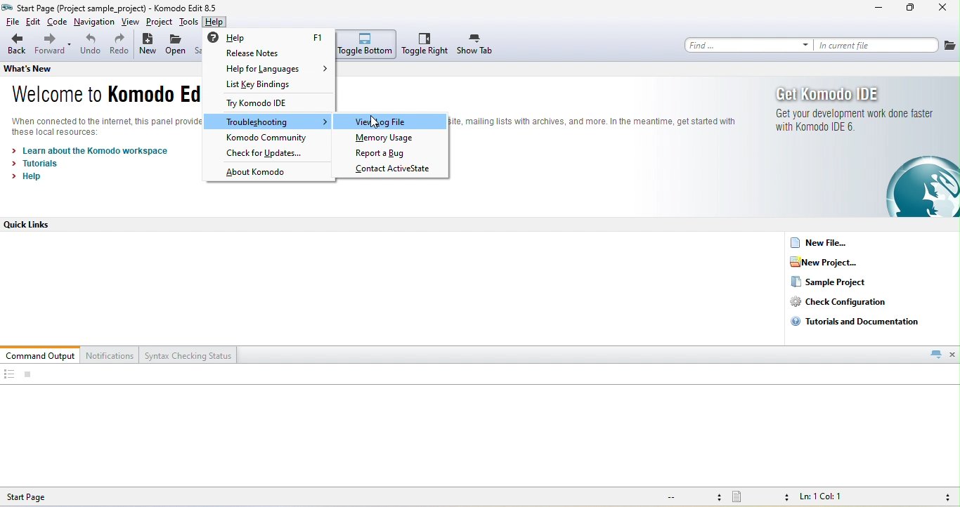 Image resolution: width=960 pixels, height=507 pixels. I want to click on view, so click(131, 22).